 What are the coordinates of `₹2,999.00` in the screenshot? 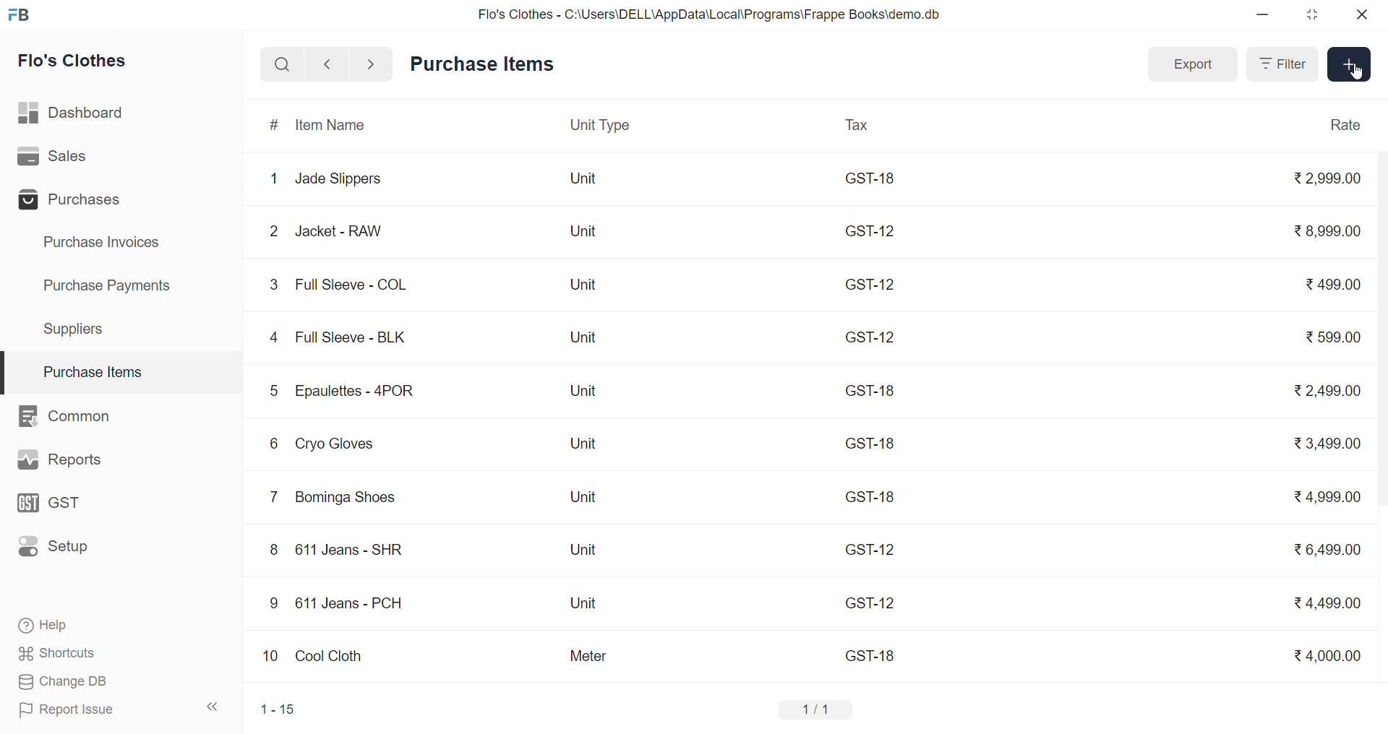 It's located at (1327, 177).